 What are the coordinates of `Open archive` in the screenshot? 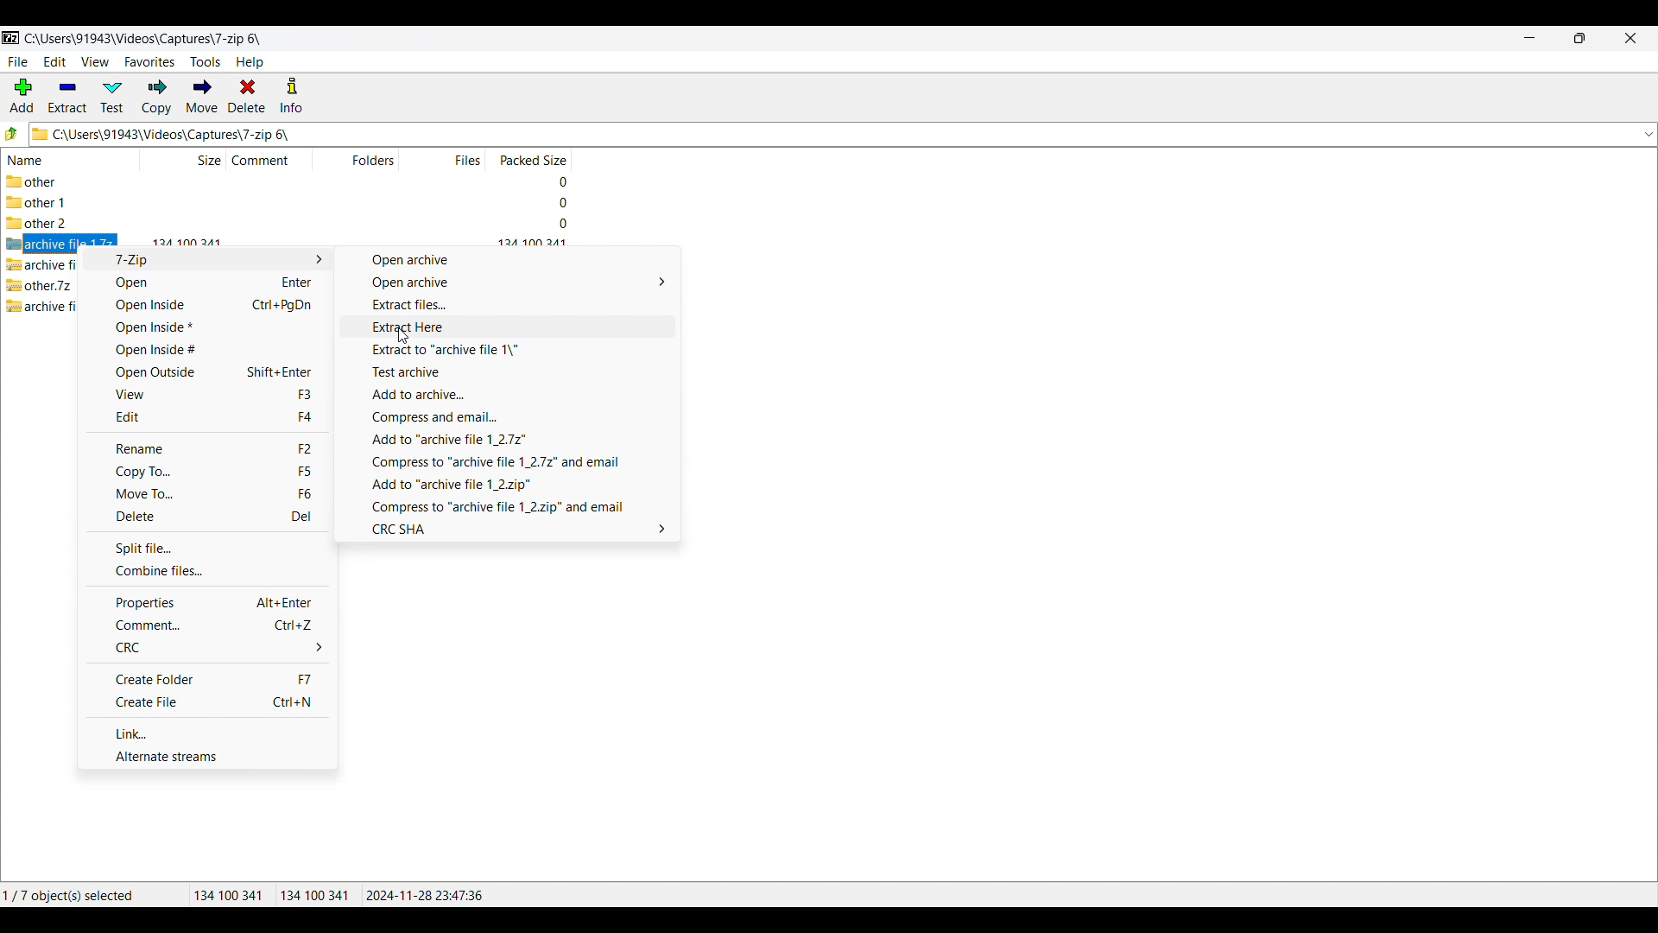 It's located at (509, 260).